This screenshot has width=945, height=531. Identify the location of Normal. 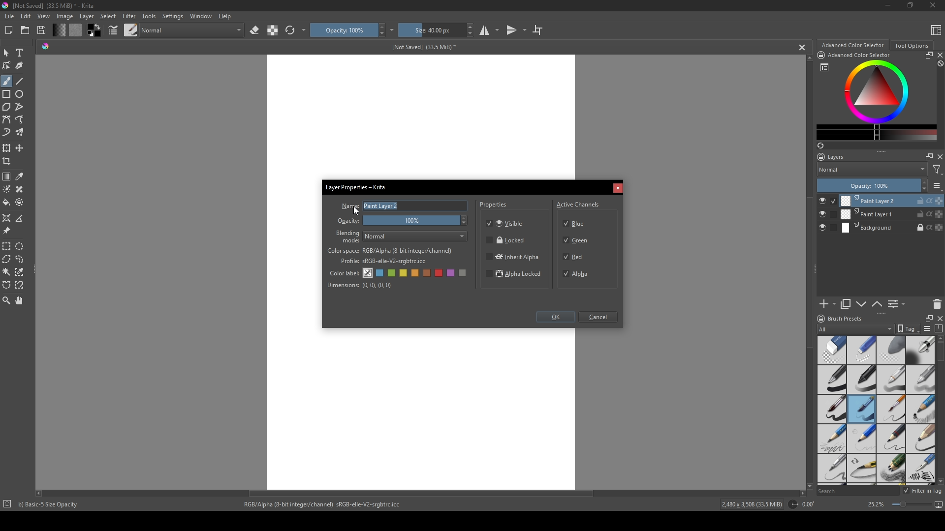
(416, 236).